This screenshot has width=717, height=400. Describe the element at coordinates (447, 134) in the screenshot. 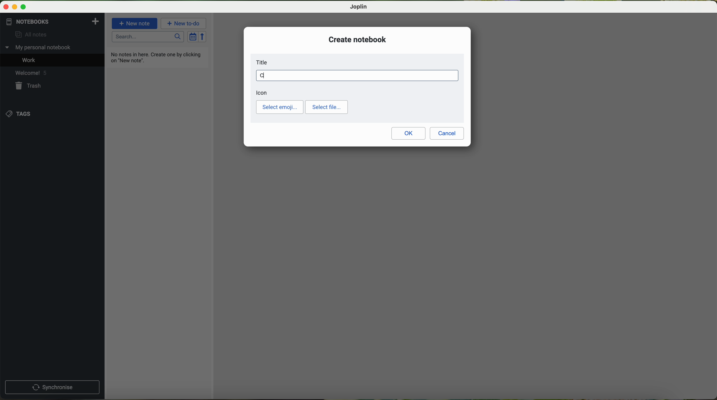

I see `Cancel` at that location.